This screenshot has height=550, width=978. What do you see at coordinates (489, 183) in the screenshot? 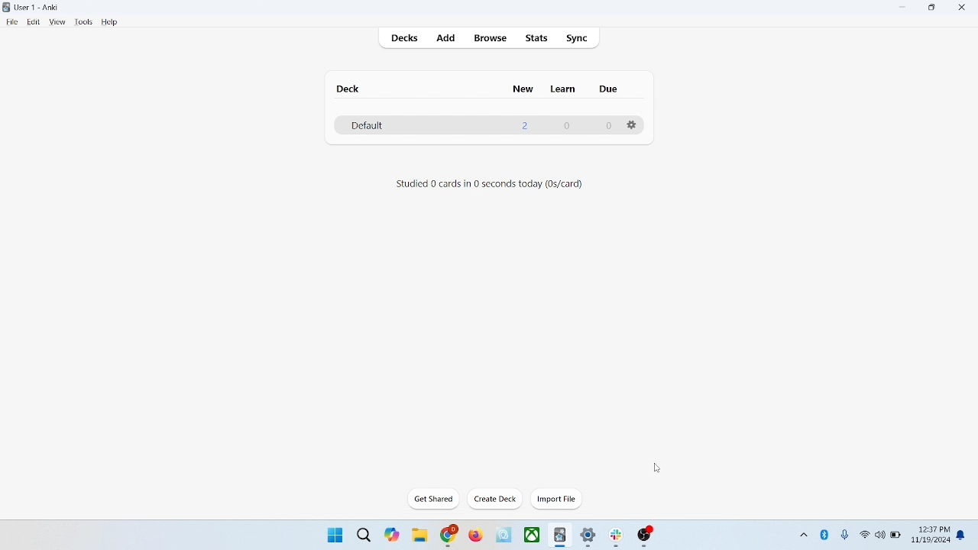
I see `‘Studied 0 cards in 0 seconds today (0s/card)` at bounding box center [489, 183].